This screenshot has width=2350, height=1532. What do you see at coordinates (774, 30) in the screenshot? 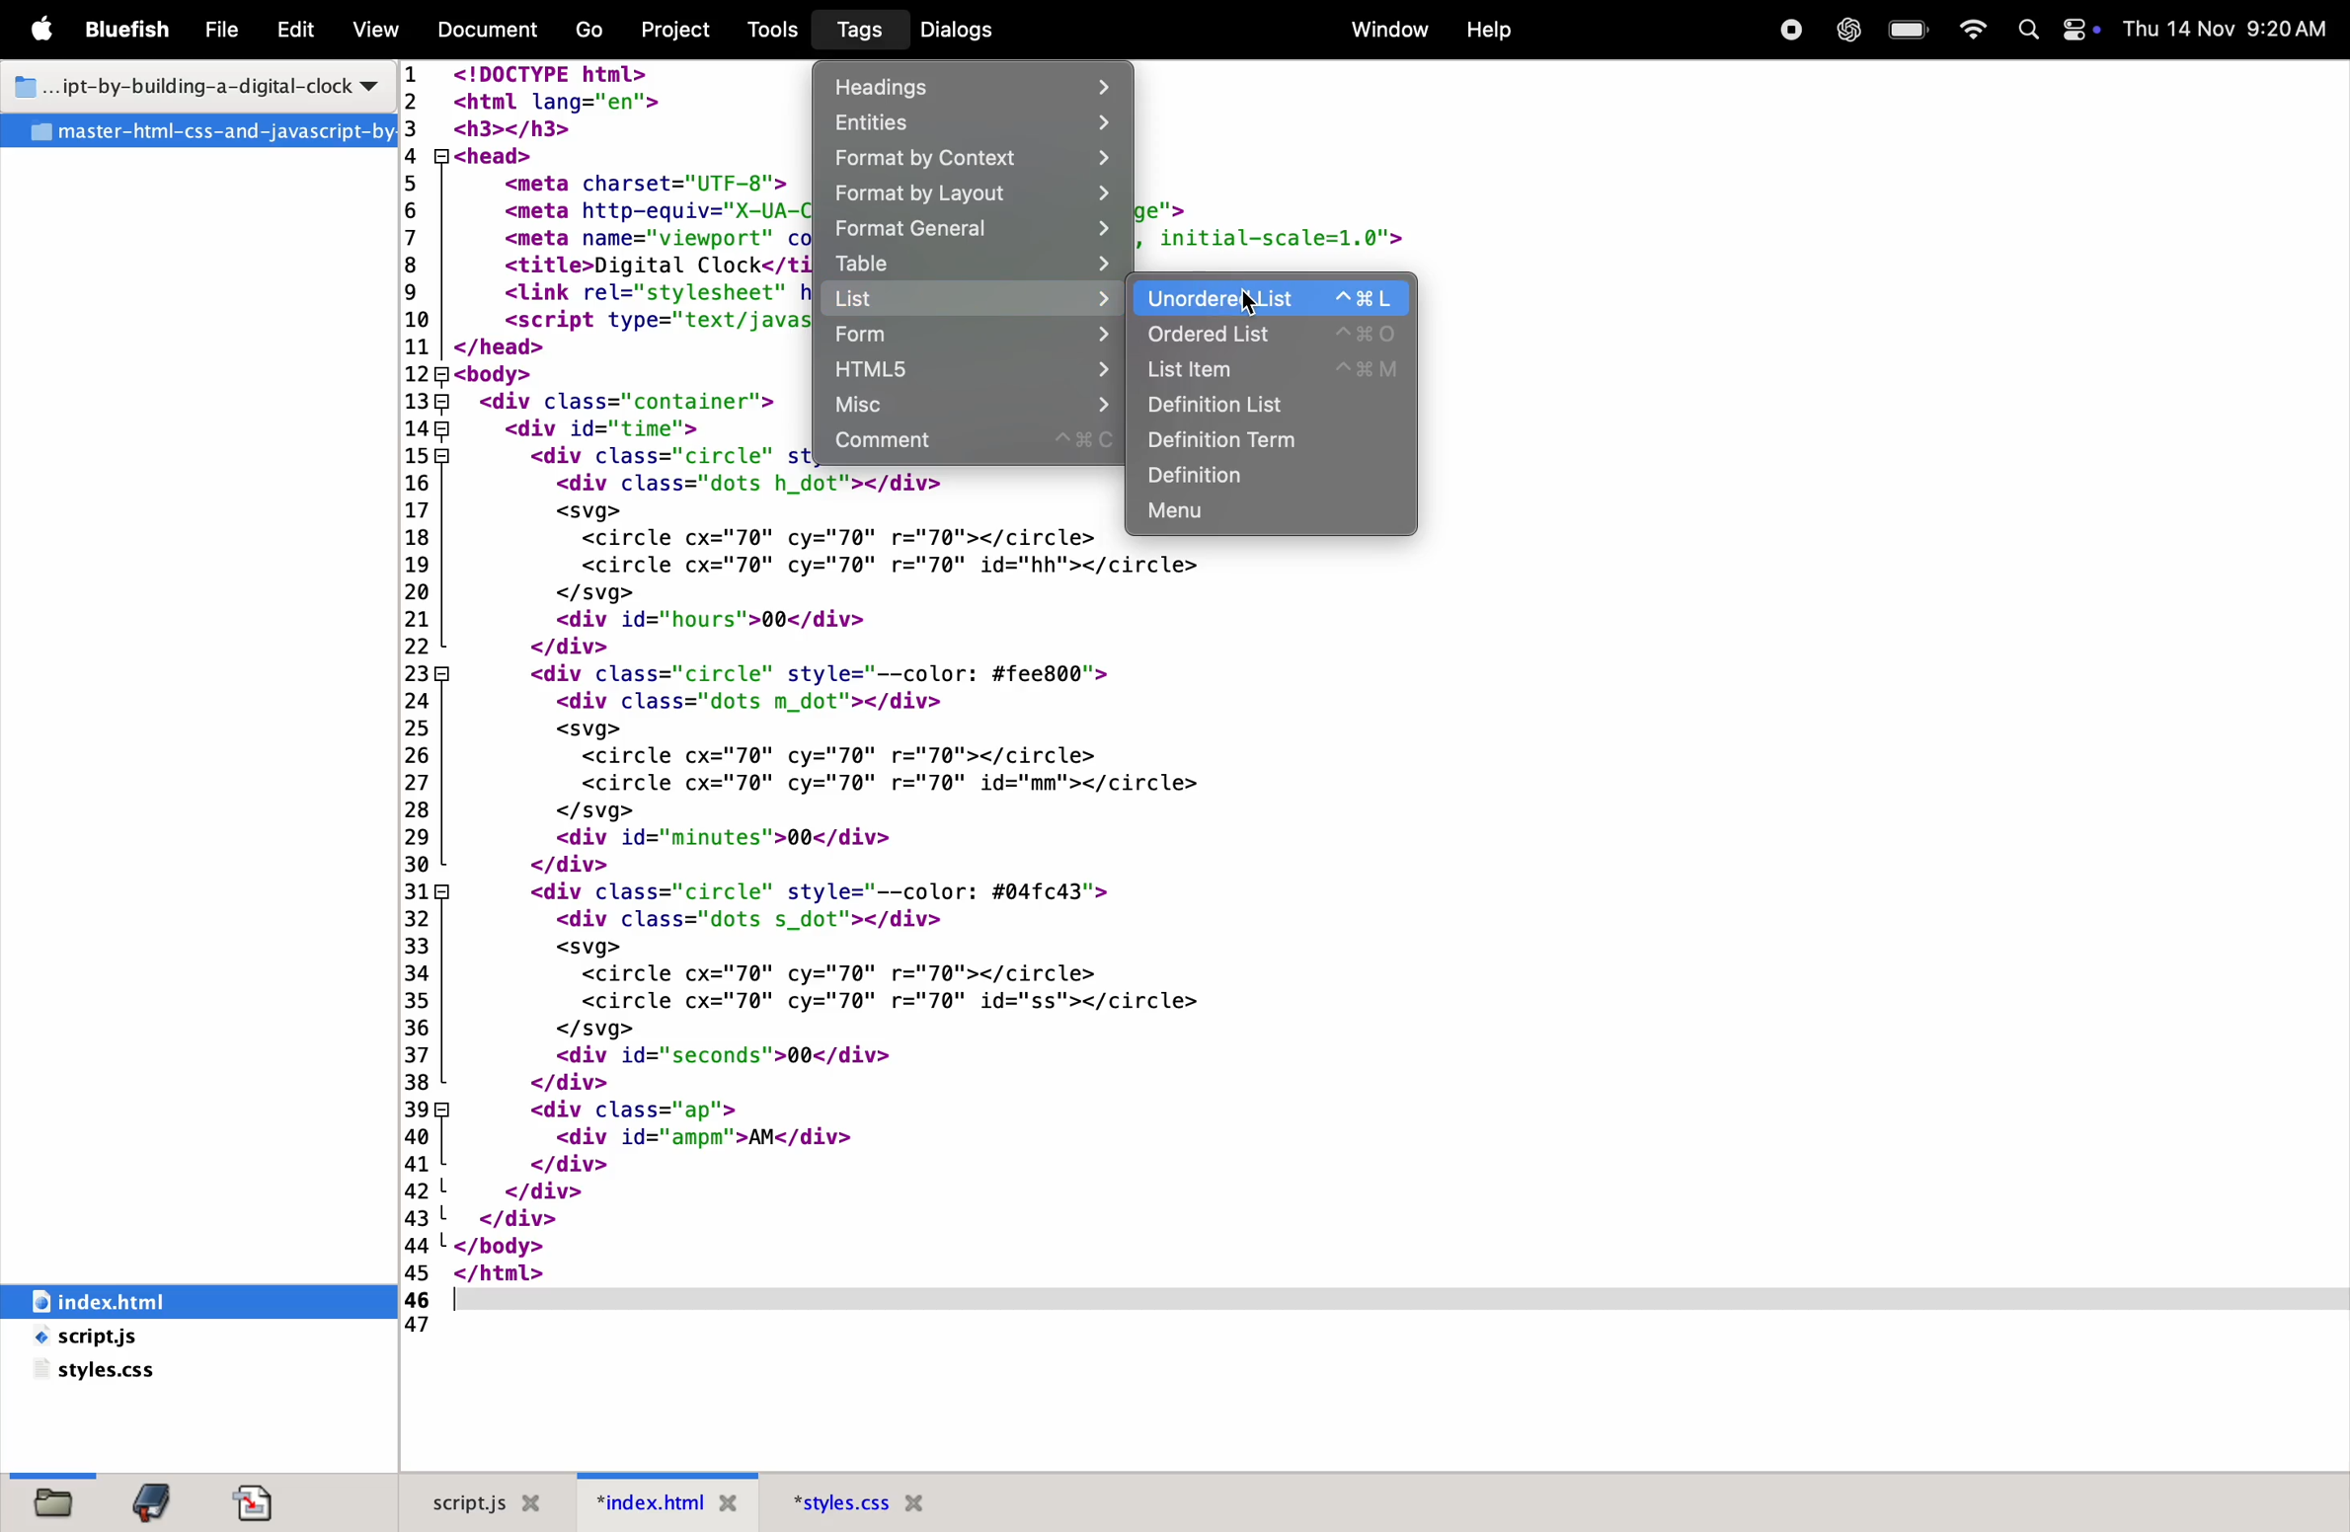
I see `tools` at bounding box center [774, 30].